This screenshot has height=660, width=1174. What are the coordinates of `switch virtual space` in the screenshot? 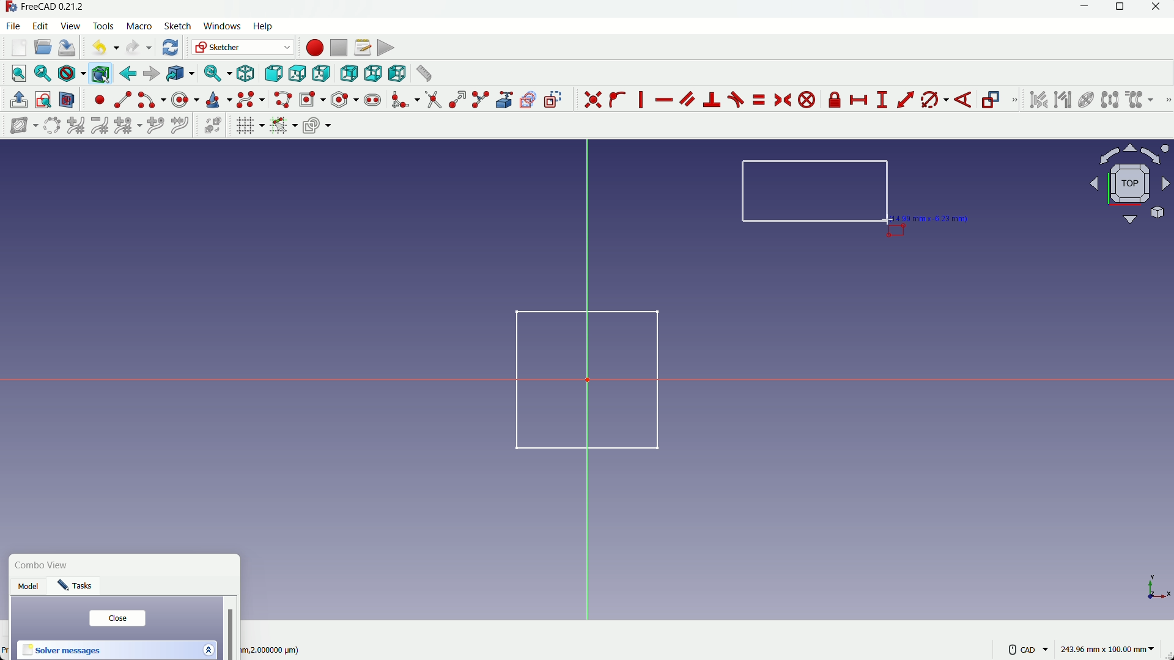 It's located at (214, 126).